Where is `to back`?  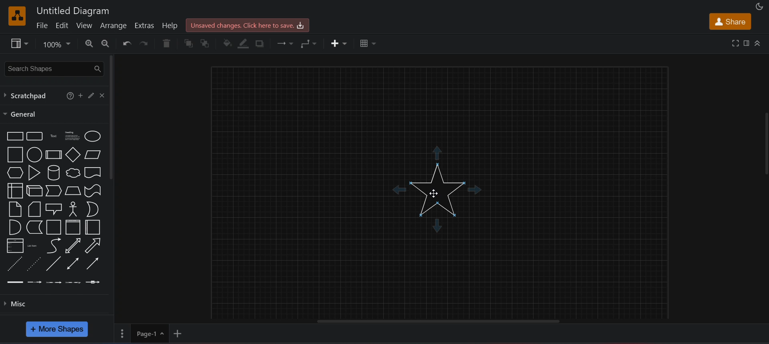
to back is located at coordinates (205, 44).